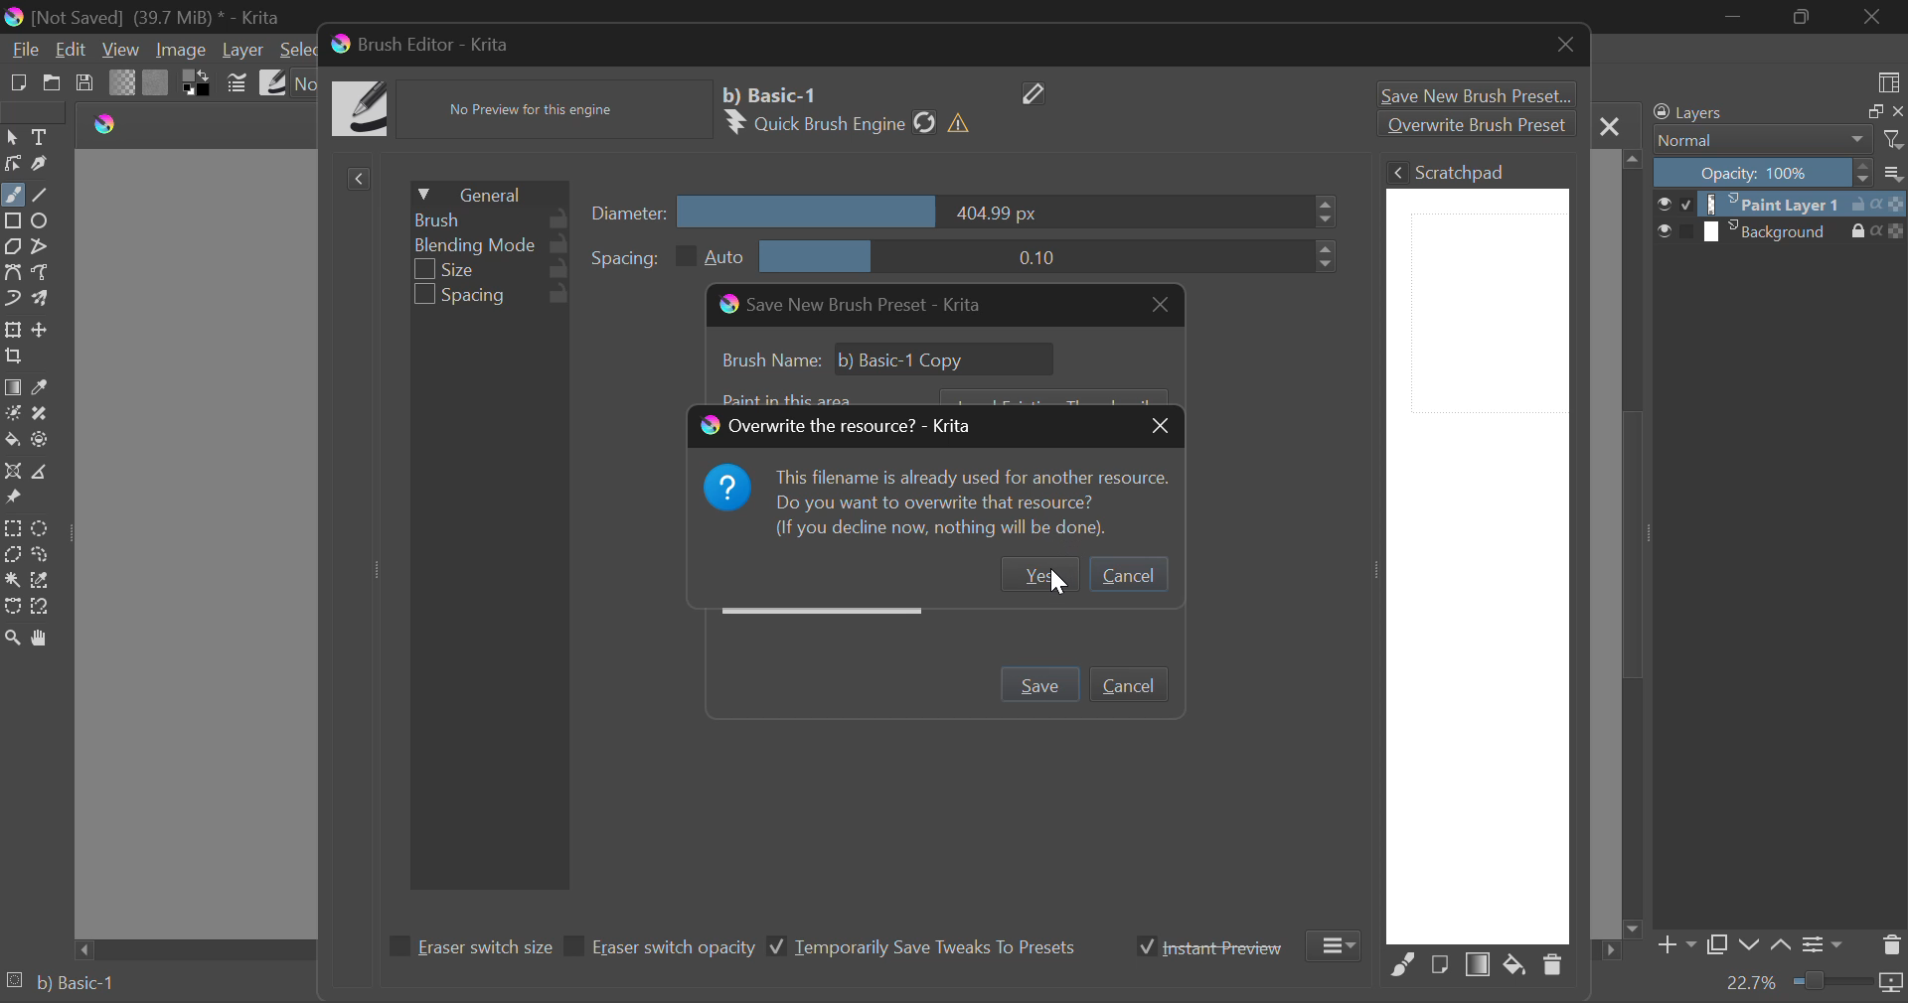 The height and width of the screenshot is (1003, 1908). What do you see at coordinates (14, 472) in the screenshot?
I see `Assistant Tool` at bounding box center [14, 472].